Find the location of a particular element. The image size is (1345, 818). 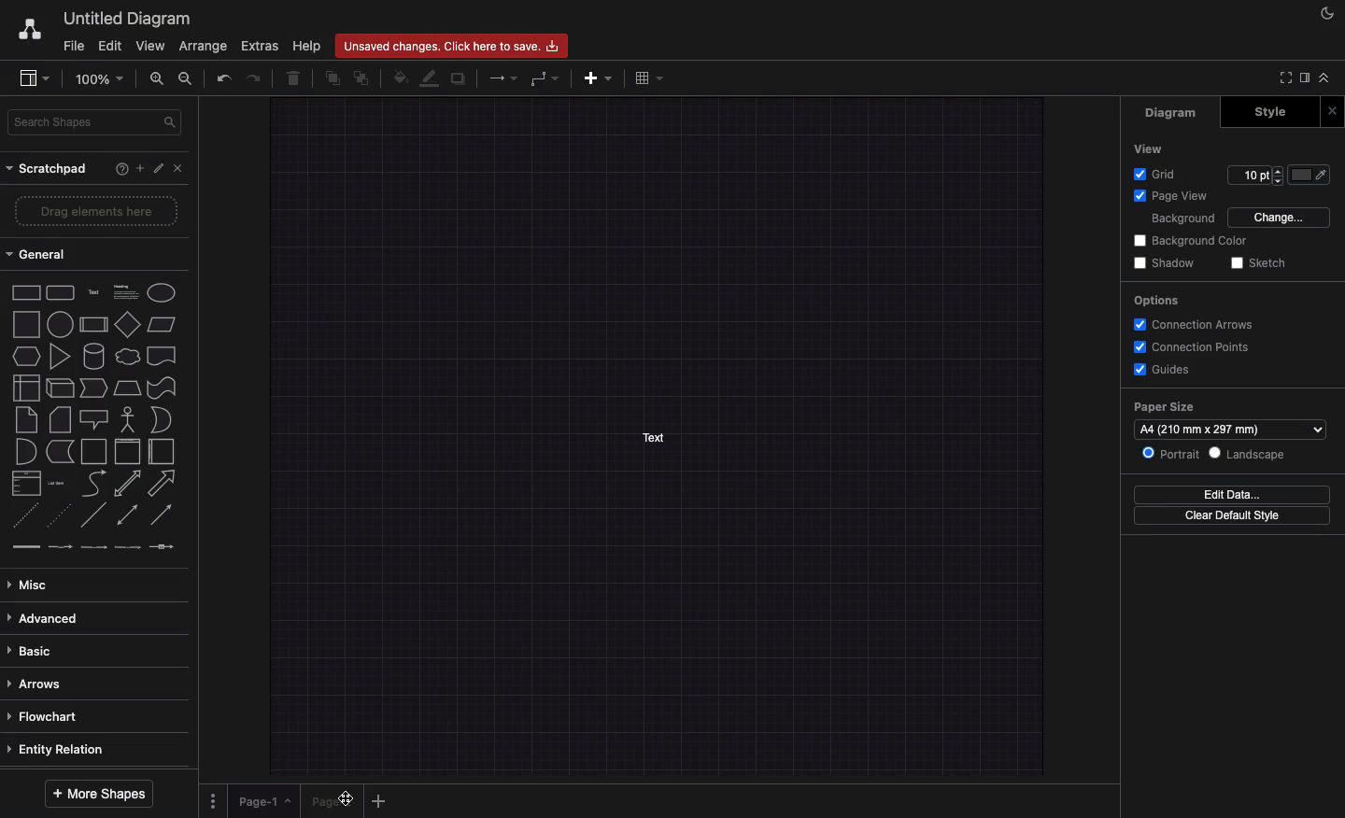

Close is located at coordinates (180, 171).